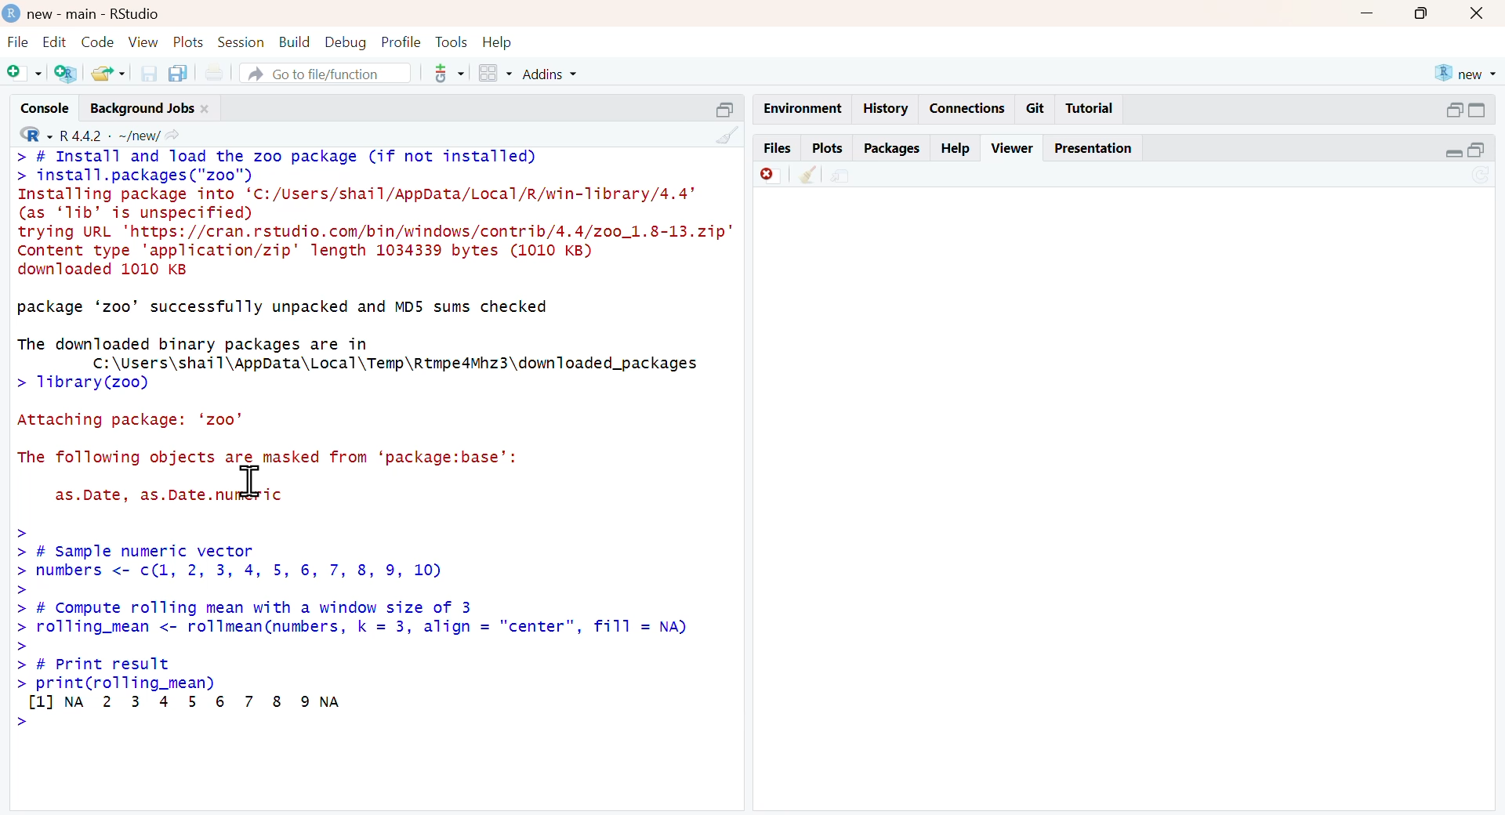 The width and height of the screenshot is (1505, 815). I want to click on Attaching package: ‘zoo’, so click(130, 420).